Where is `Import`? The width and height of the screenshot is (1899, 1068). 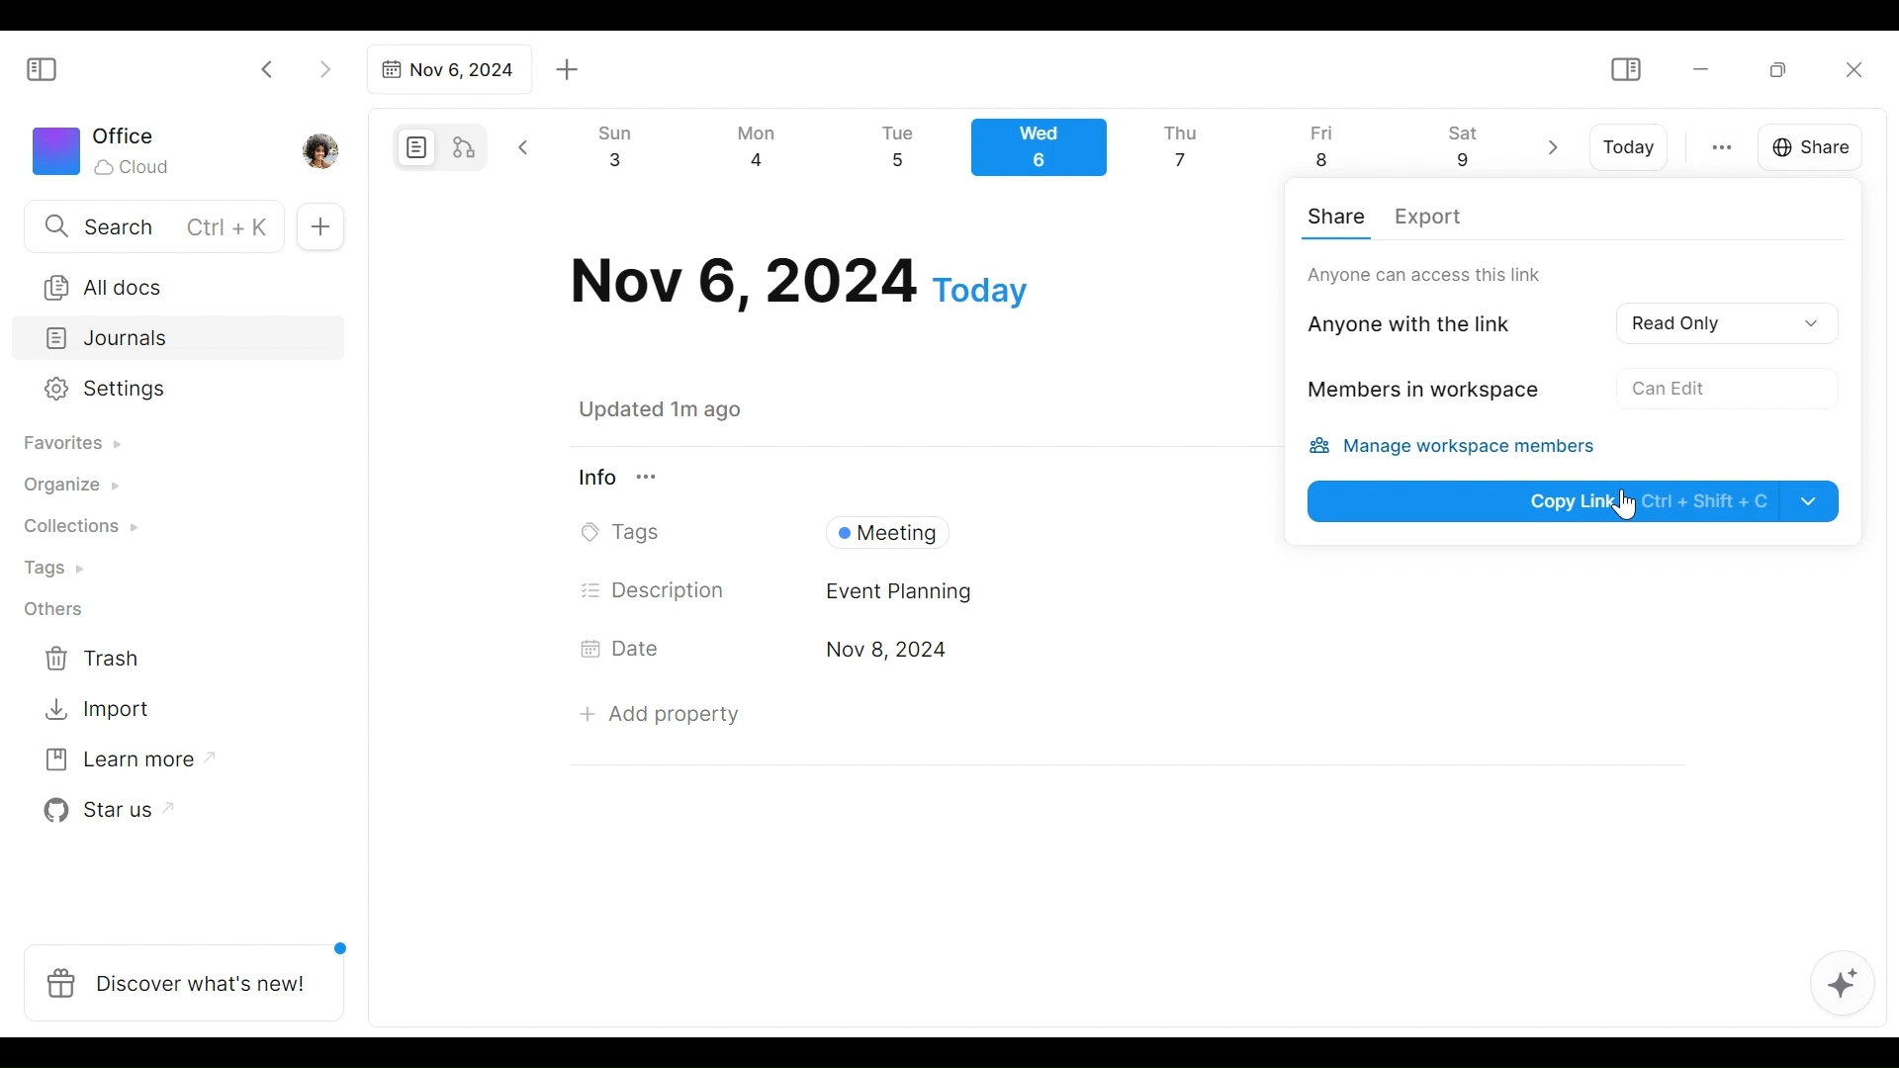 Import is located at coordinates (100, 707).